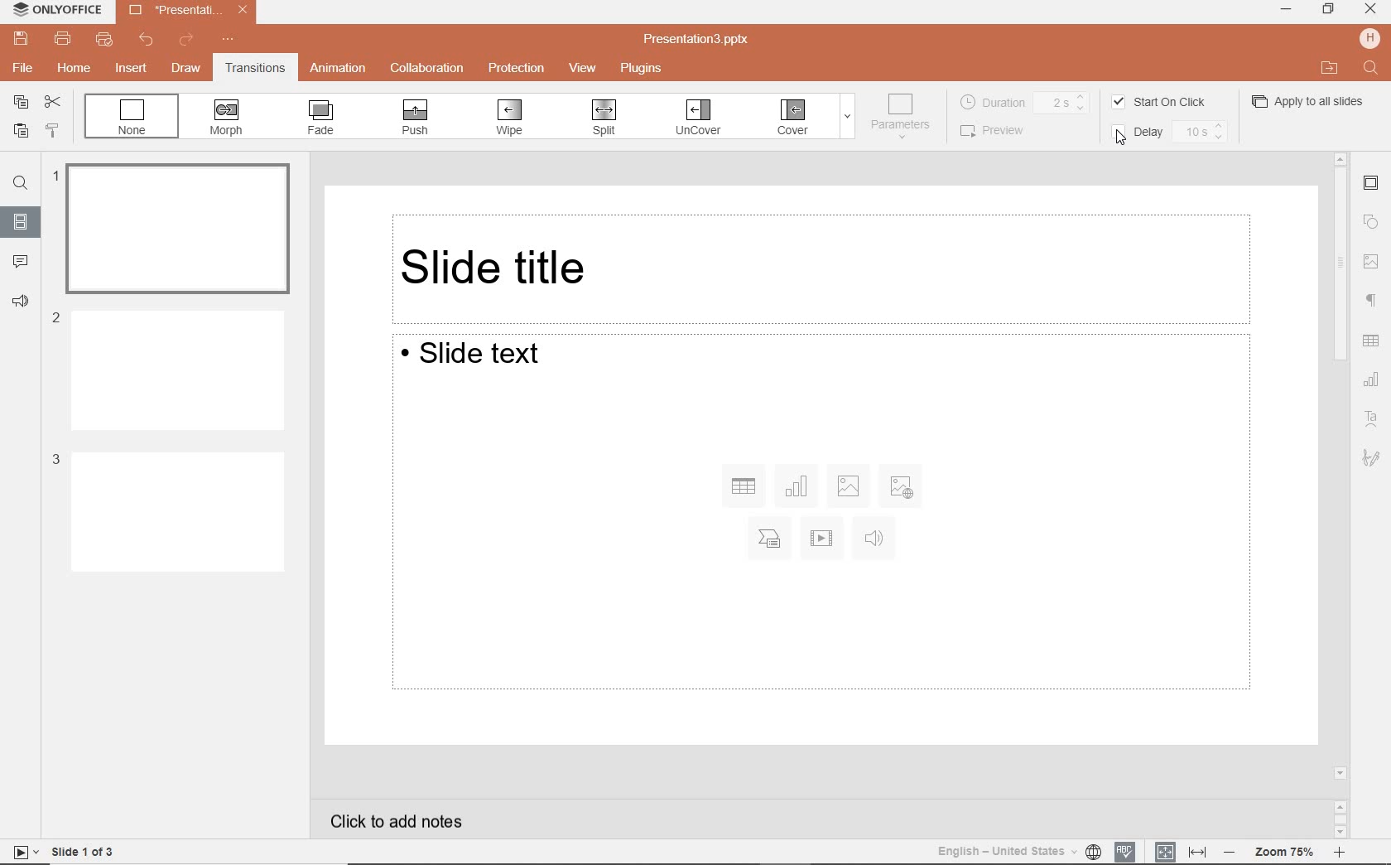 The width and height of the screenshot is (1391, 865). Describe the element at coordinates (227, 118) in the screenshot. I see `MORPH` at that location.